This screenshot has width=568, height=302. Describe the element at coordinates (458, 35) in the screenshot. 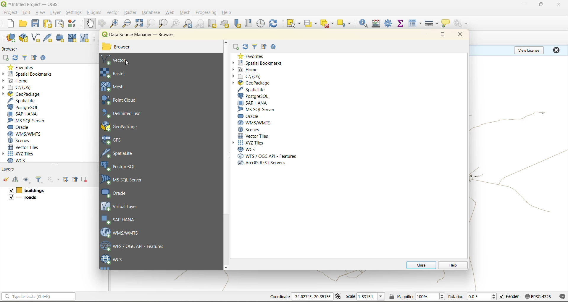

I see `close` at that location.